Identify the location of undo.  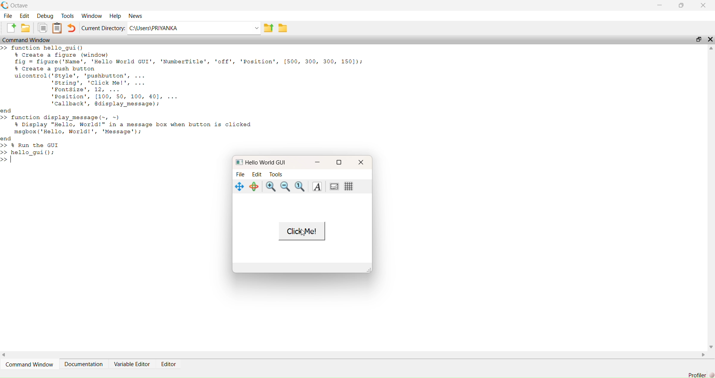
(73, 28).